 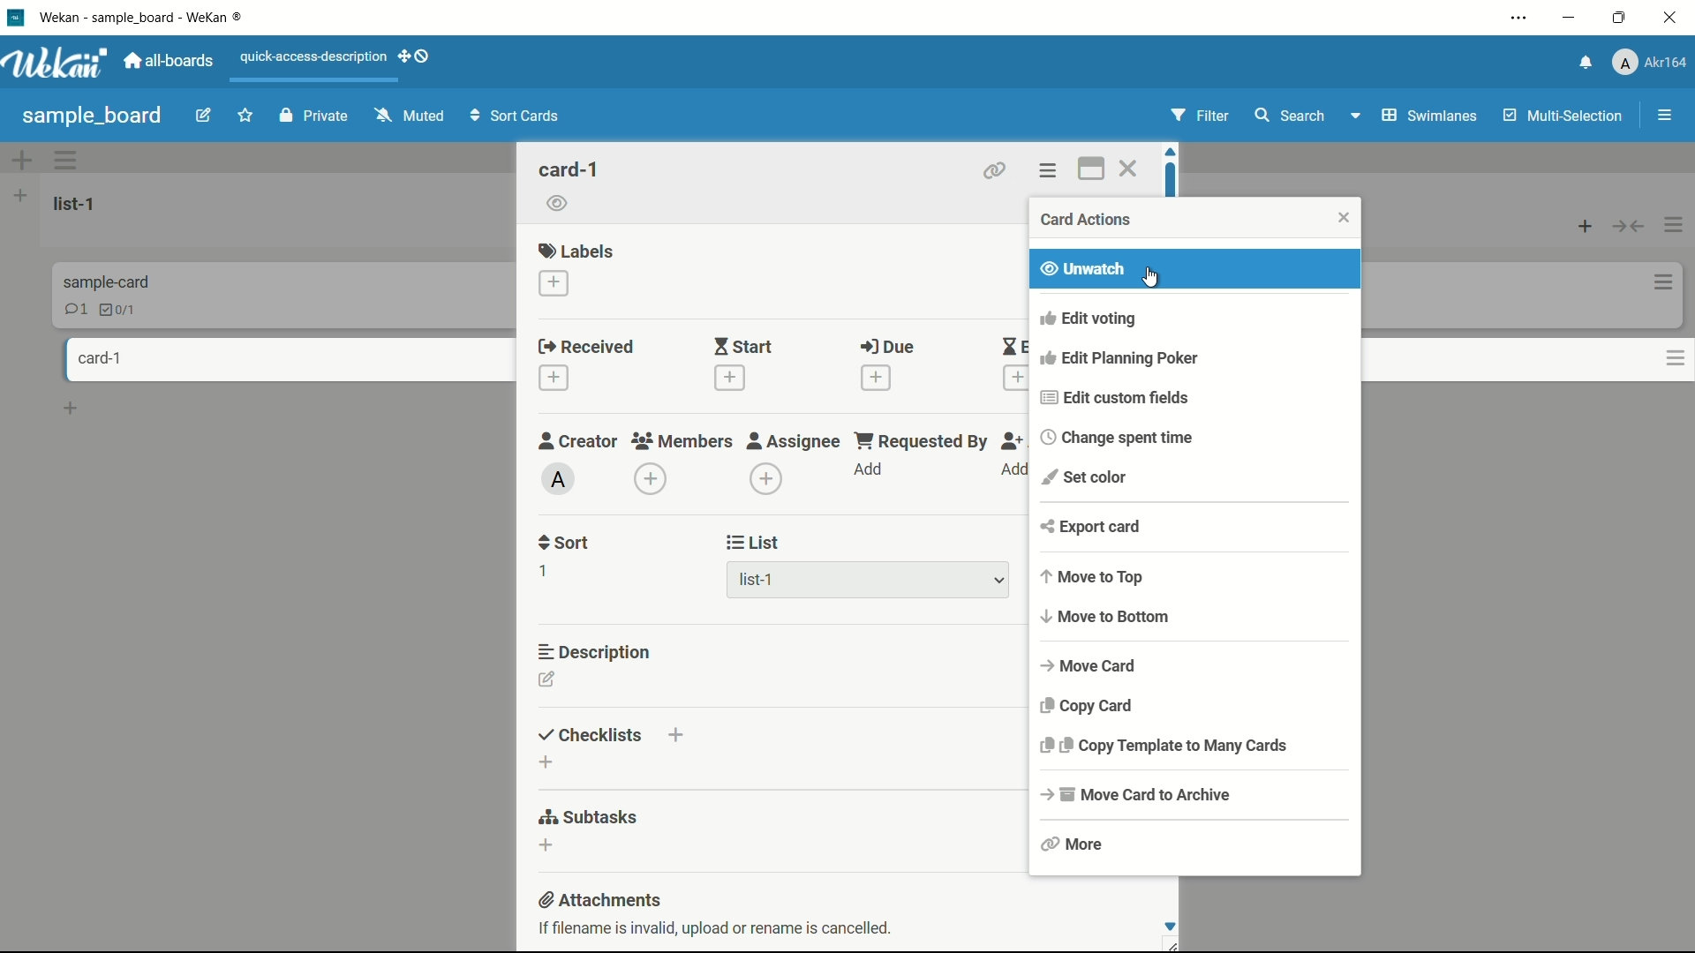 I want to click on Wekan logo, so click(x=57, y=64).